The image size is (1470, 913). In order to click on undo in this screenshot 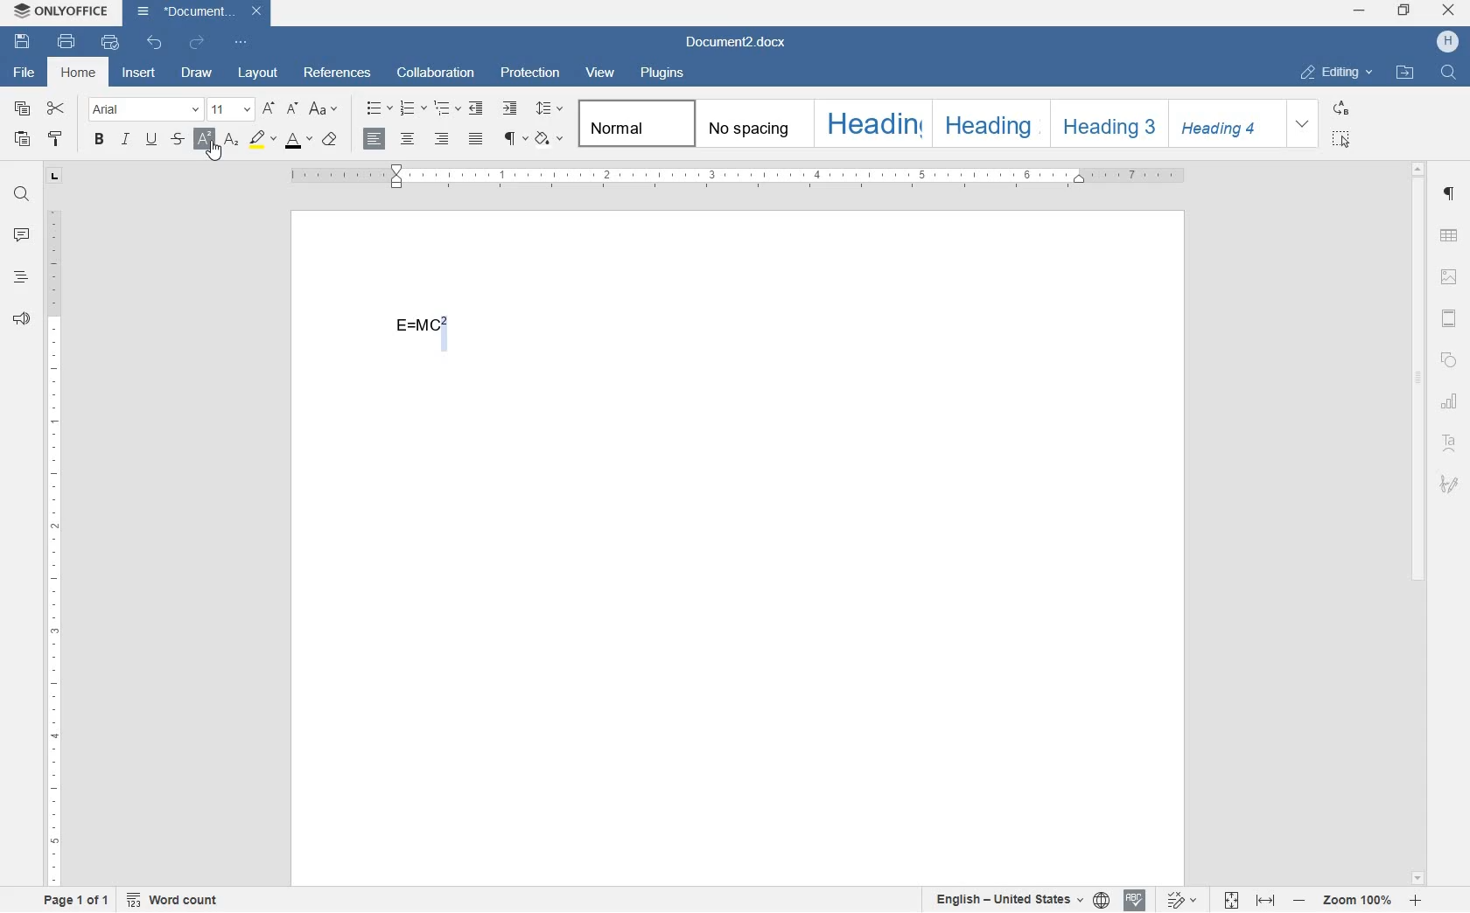, I will do `click(156, 47)`.